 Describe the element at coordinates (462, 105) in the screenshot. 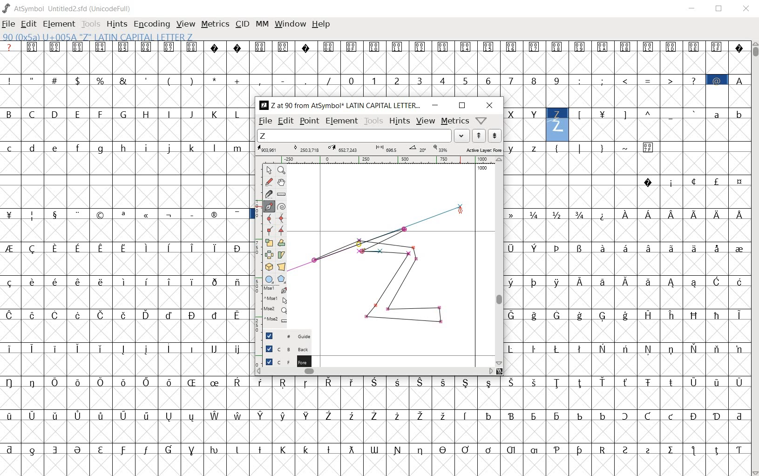

I see `restore down` at that location.